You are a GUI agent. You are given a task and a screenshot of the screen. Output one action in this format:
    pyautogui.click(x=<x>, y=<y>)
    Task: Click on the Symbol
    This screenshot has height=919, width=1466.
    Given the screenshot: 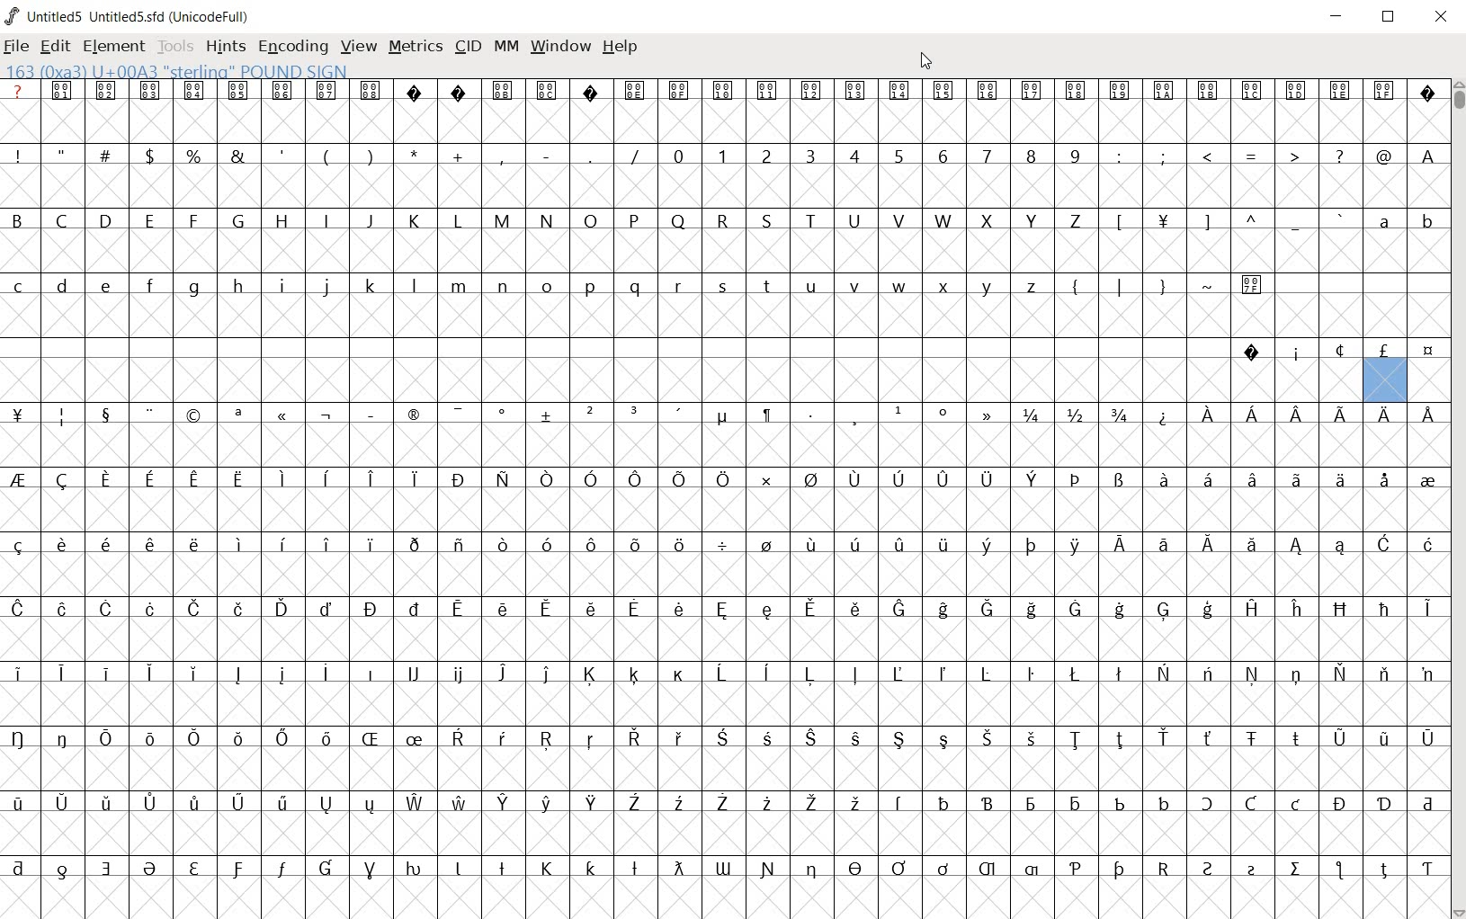 What is the action you would take?
    pyautogui.click(x=812, y=804)
    